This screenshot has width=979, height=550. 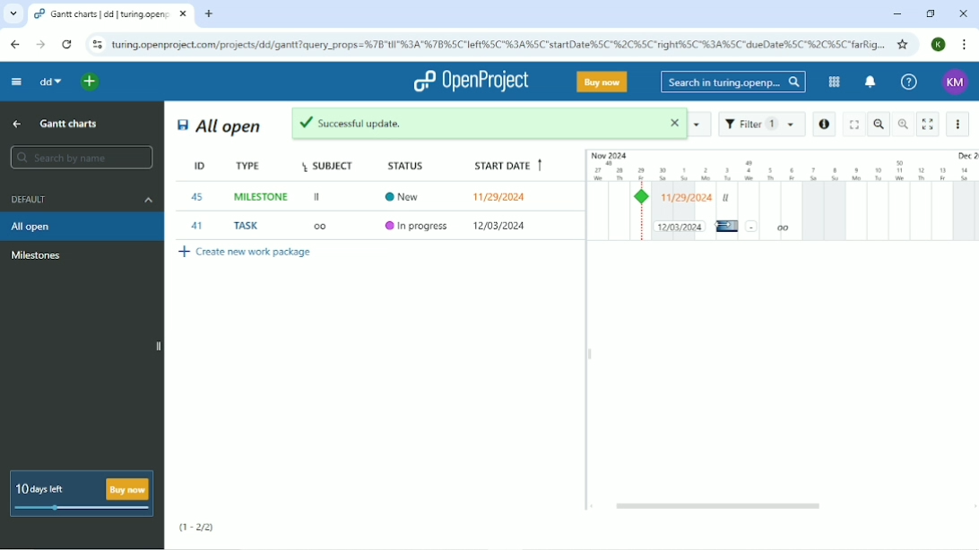 What do you see at coordinates (957, 83) in the screenshot?
I see `Account` at bounding box center [957, 83].